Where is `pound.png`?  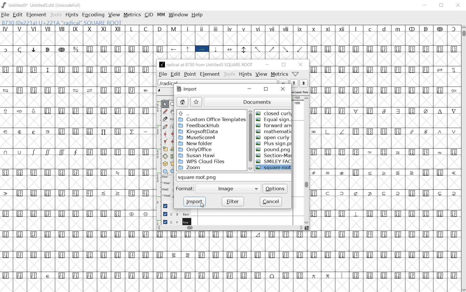 pound.png is located at coordinates (274, 150).